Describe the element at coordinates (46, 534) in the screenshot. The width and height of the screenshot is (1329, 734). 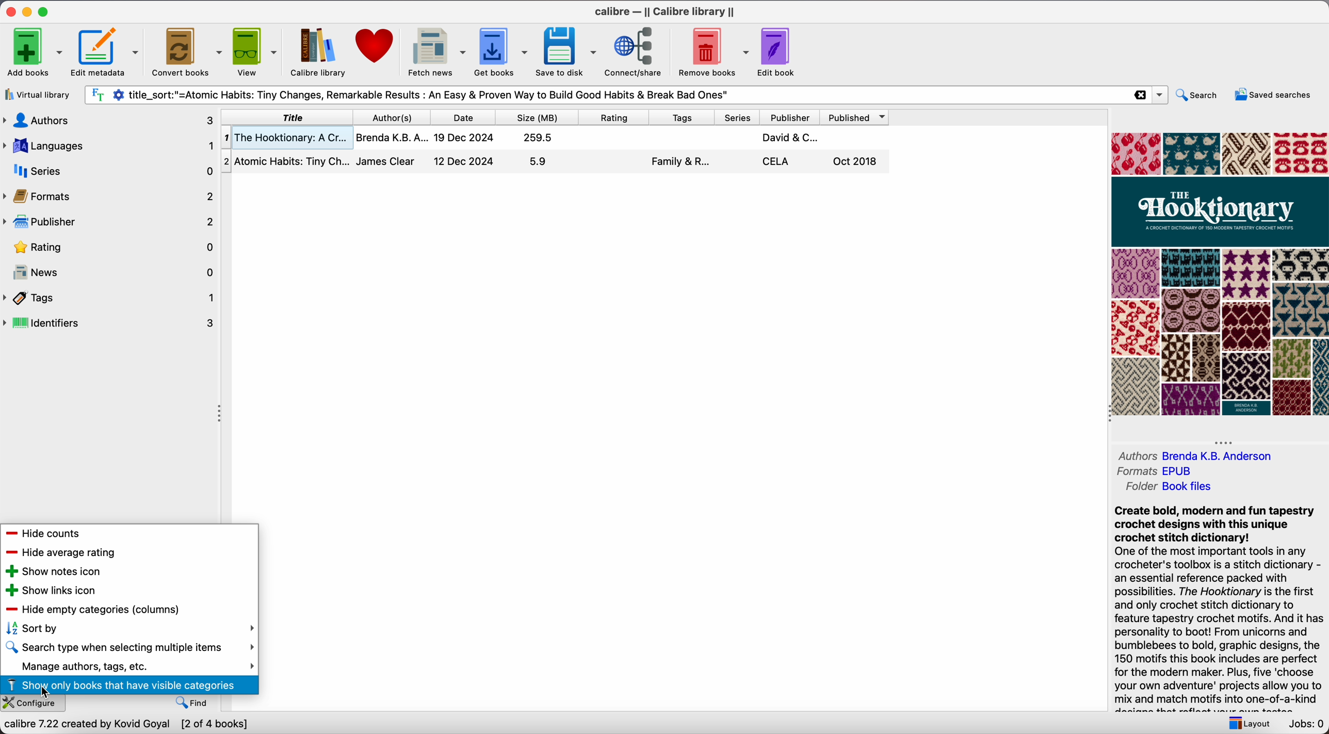
I see `hide counts` at that location.